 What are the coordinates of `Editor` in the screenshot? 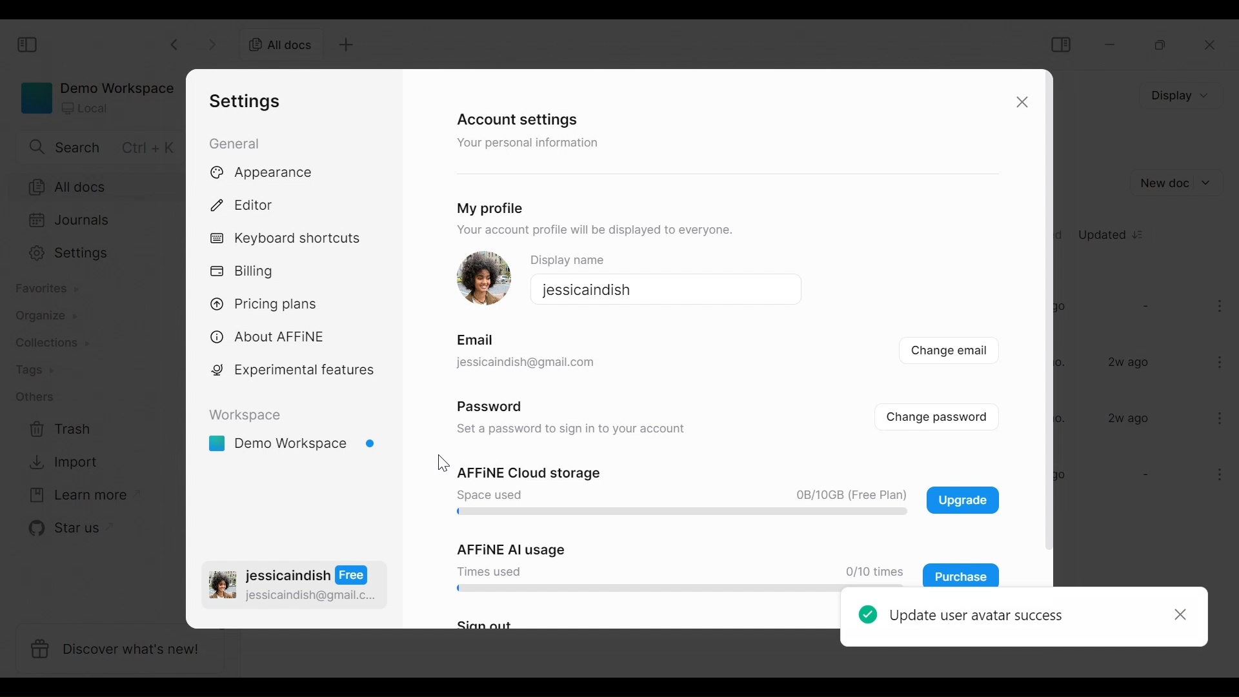 It's located at (246, 204).